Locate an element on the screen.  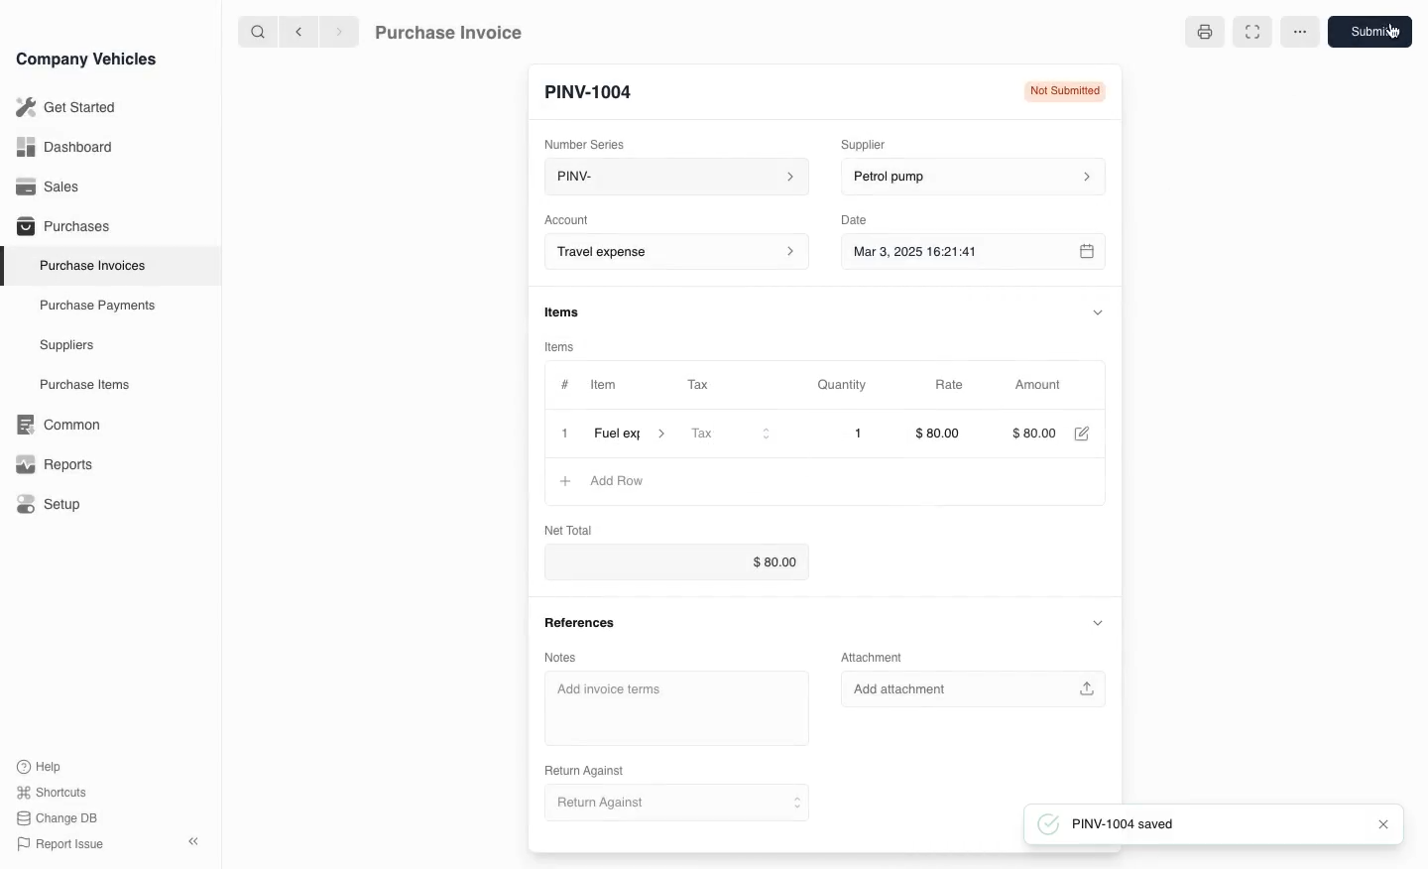
change DB is located at coordinates (59, 818).